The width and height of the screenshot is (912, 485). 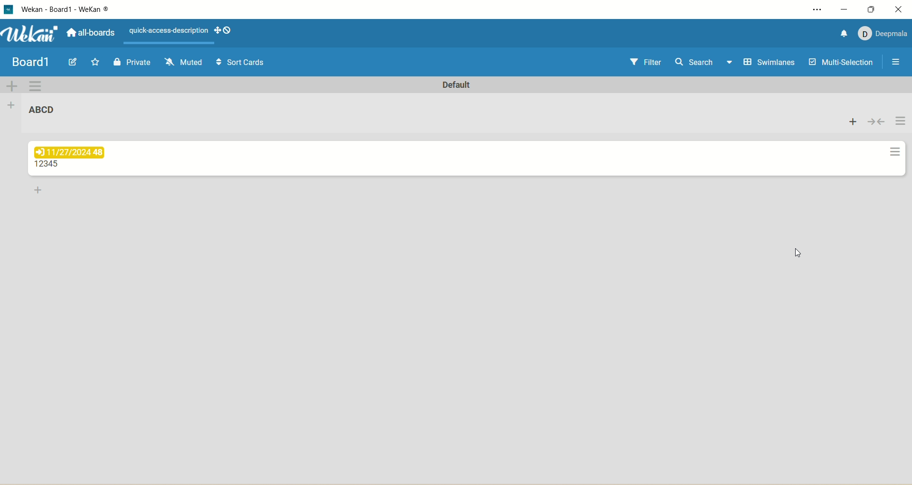 I want to click on wekan, so click(x=33, y=34).